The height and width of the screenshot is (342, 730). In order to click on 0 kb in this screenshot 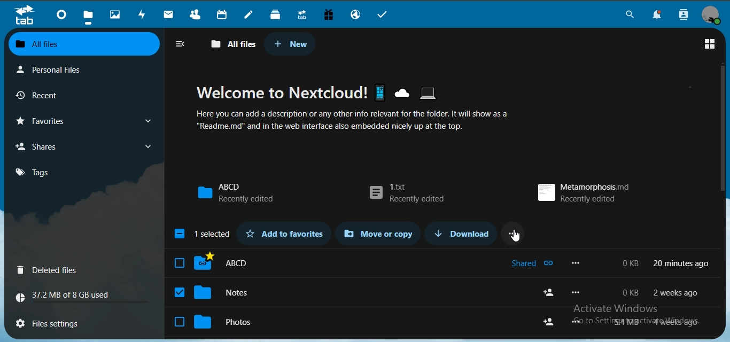, I will do `click(631, 262)`.